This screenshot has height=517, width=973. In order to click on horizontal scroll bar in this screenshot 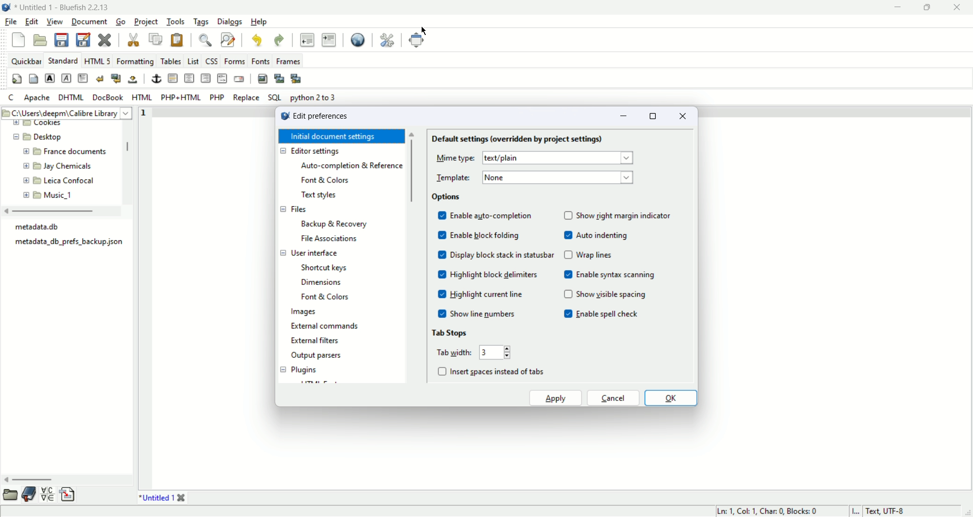, I will do `click(27, 481)`.